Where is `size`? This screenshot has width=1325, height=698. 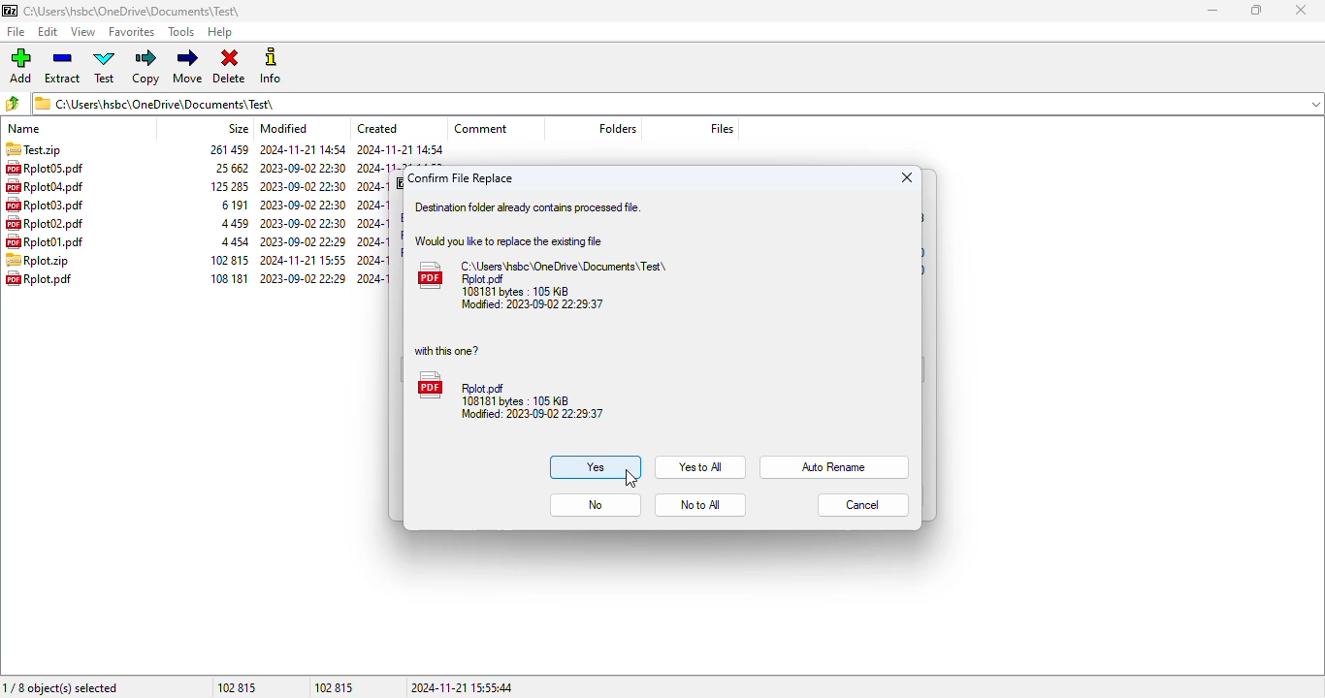
size is located at coordinates (227, 214).